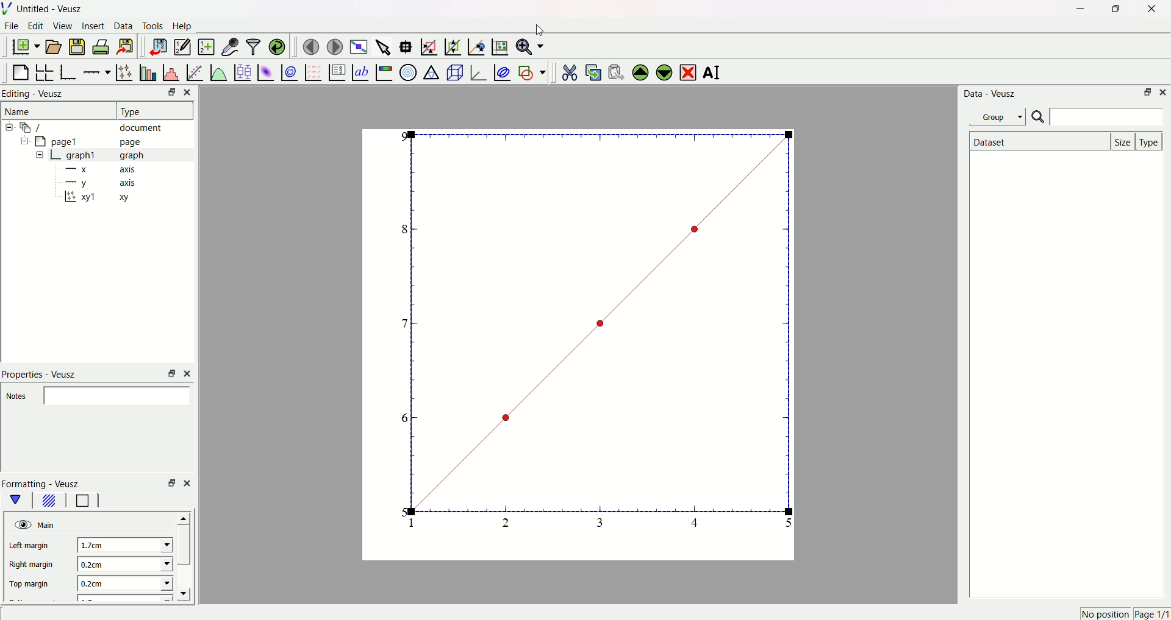 This screenshot has height=620, width=1171. I want to click on 0.2cm, so click(121, 564).